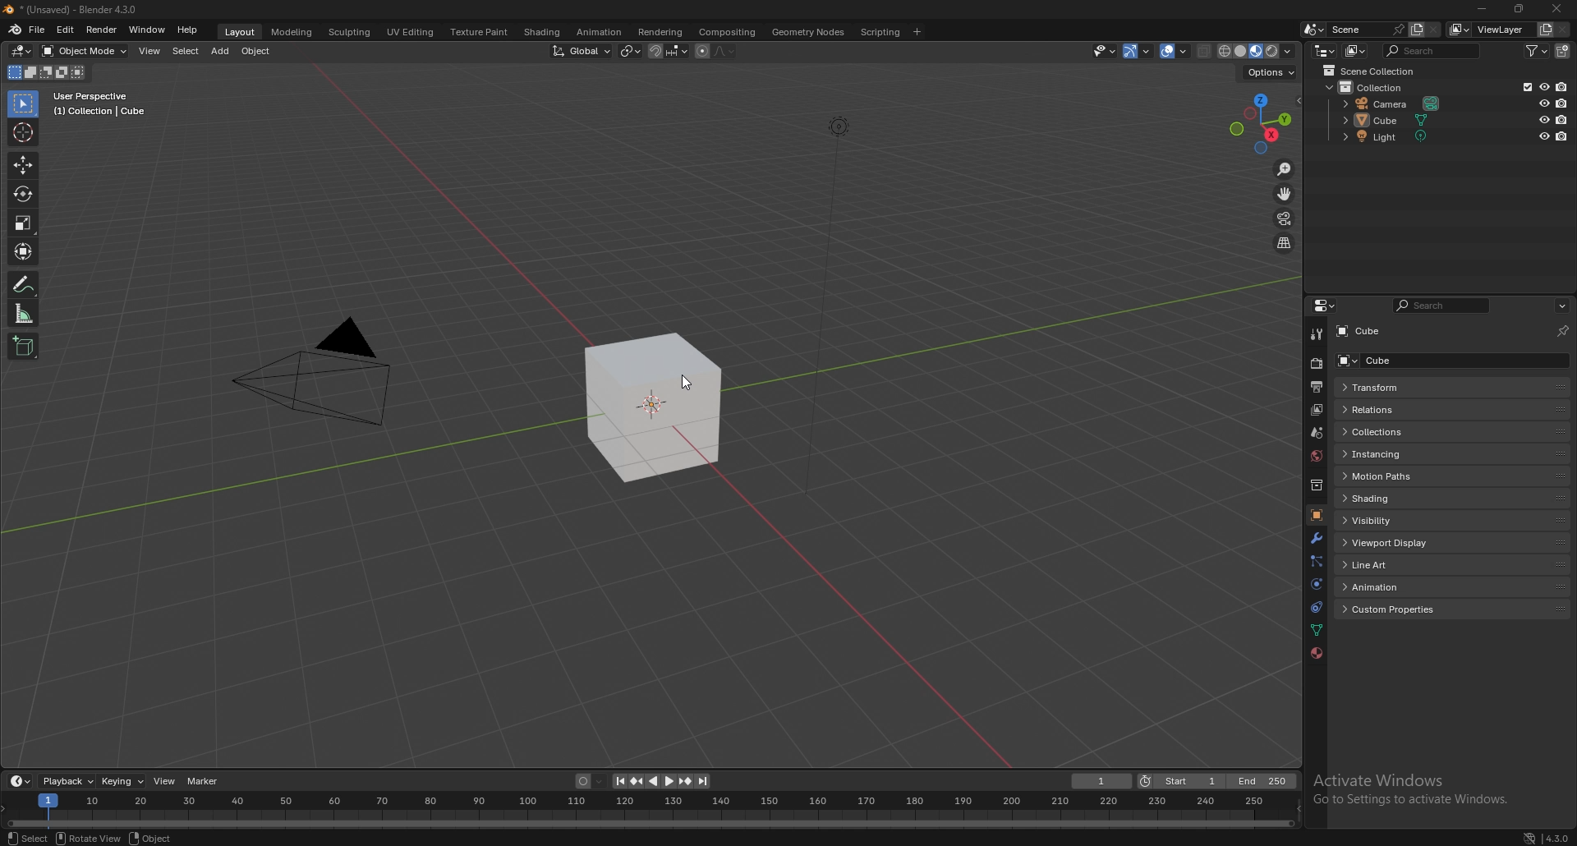 This screenshot has width=1577, height=846. What do you see at coordinates (1564, 30) in the screenshot?
I see `remove view layer` at bounding box center [1564, 30].